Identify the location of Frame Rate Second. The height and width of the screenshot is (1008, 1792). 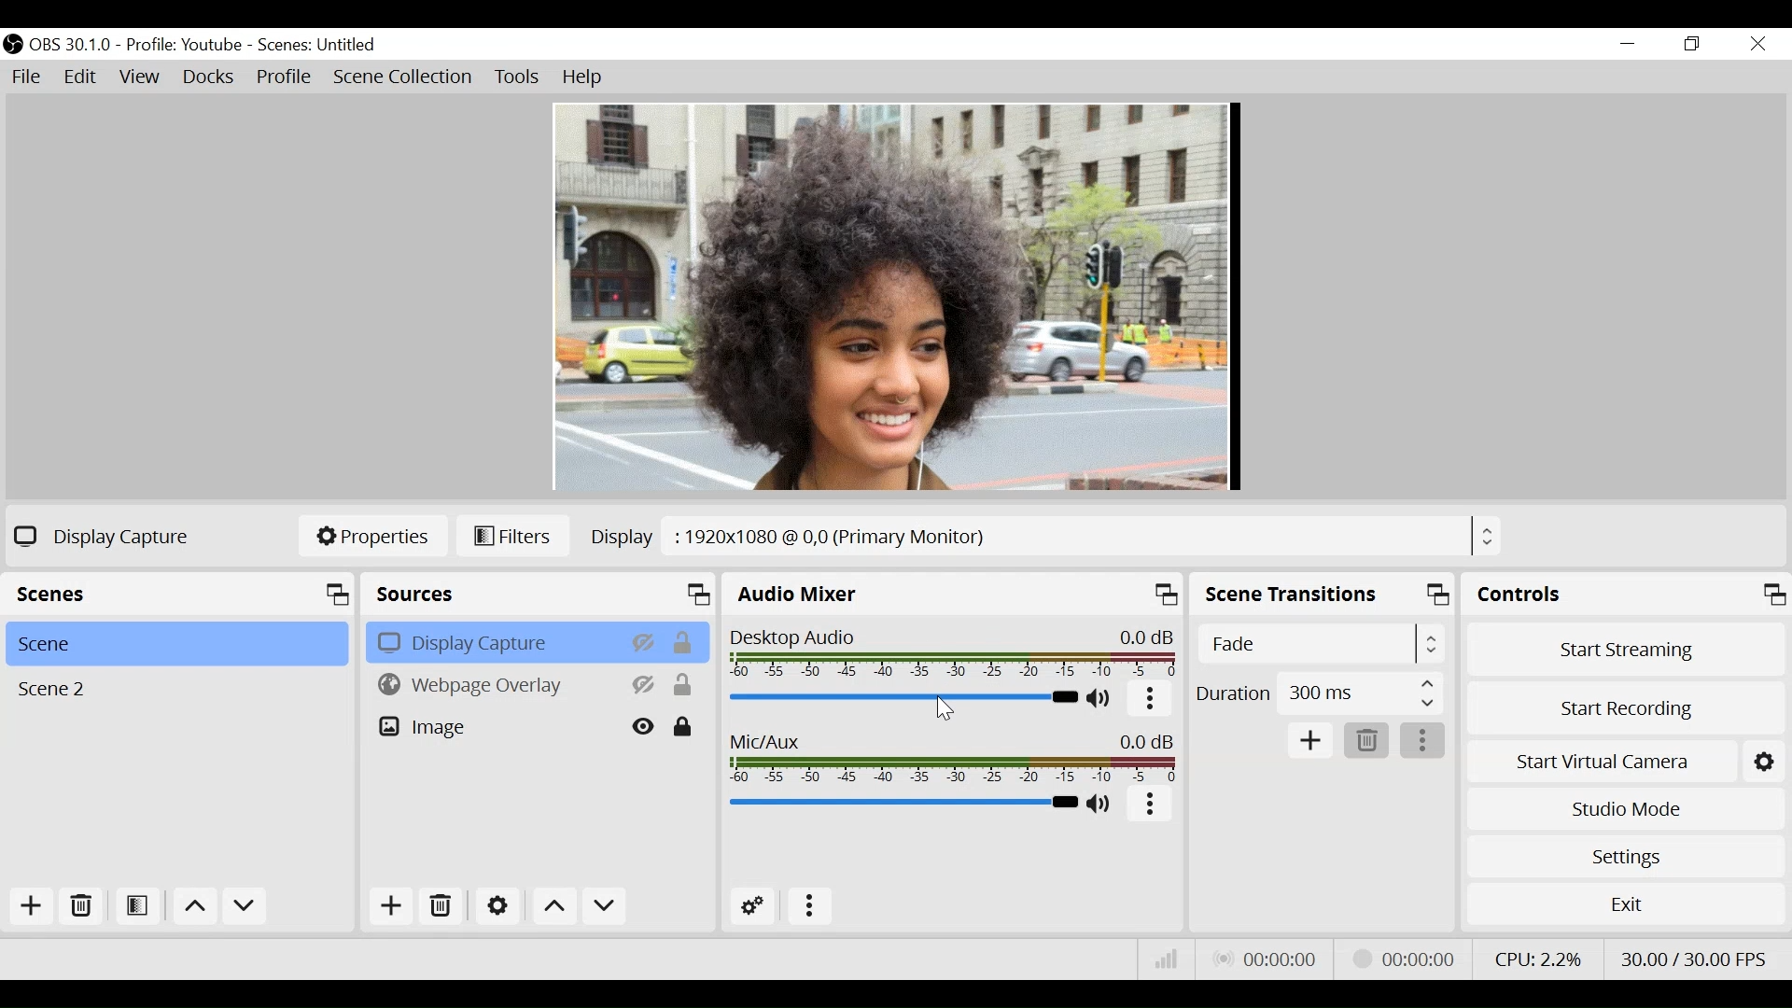
(1698, 959).